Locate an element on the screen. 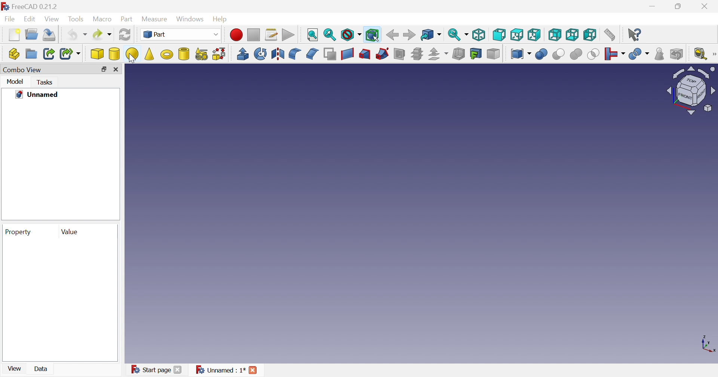  Create ruled surface is located at coordinates (347, 54).